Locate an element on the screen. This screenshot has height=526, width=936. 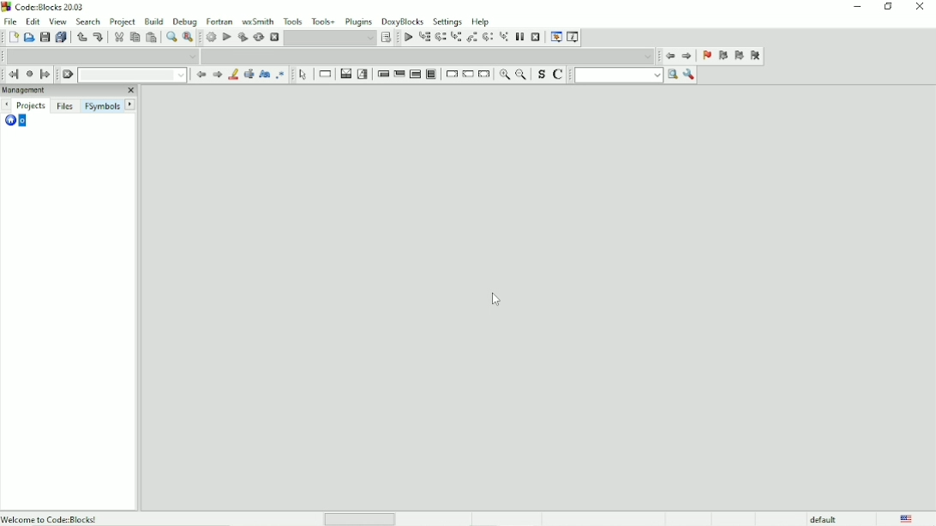
Settings is located at coordinates (447, 21).